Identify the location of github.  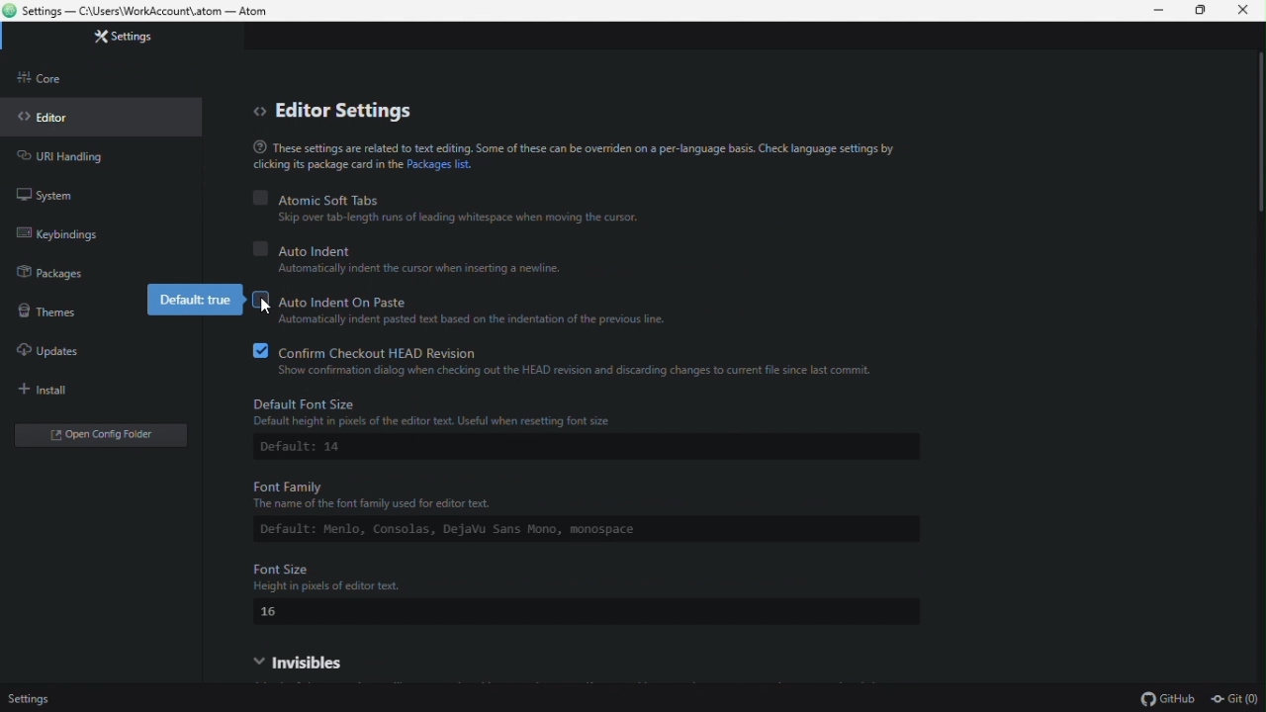
(1169, 699).